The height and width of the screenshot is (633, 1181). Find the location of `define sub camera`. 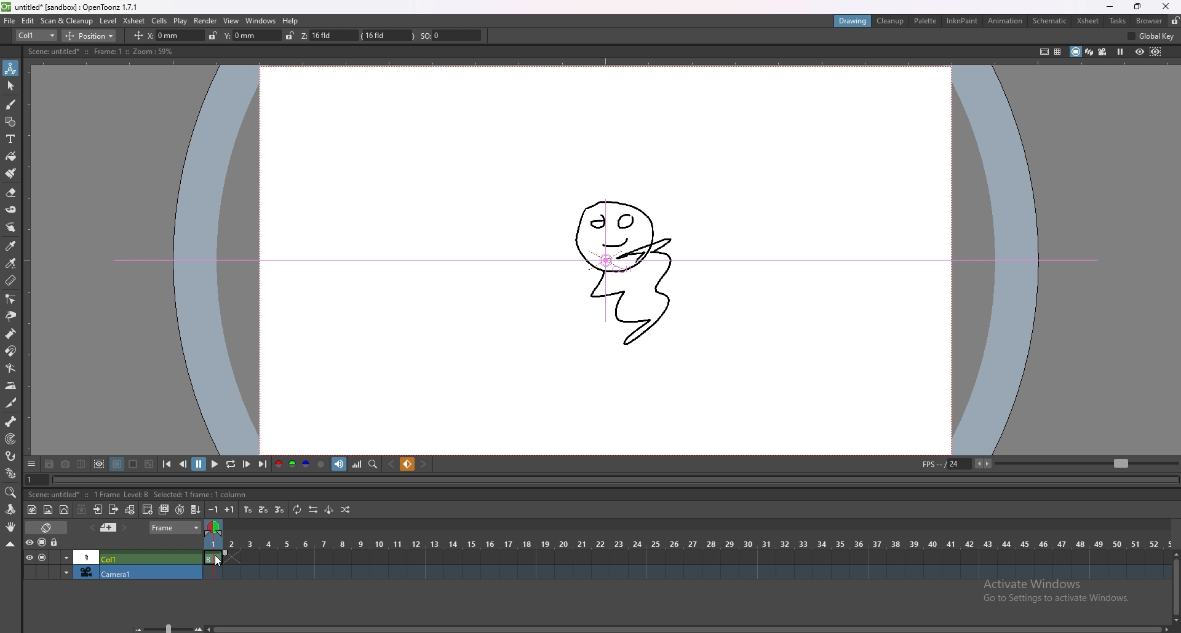

define sub camera is located at coordinates (100, 463).